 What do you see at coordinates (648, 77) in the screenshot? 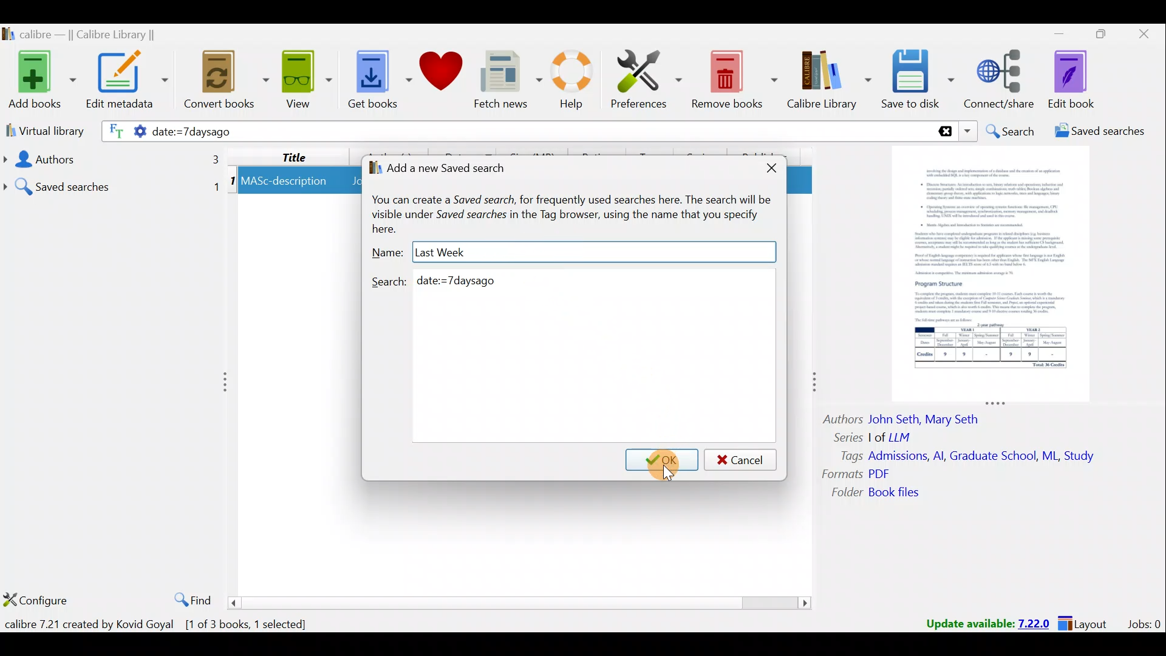
I see `Preferences` at bounding box center [648, 77].